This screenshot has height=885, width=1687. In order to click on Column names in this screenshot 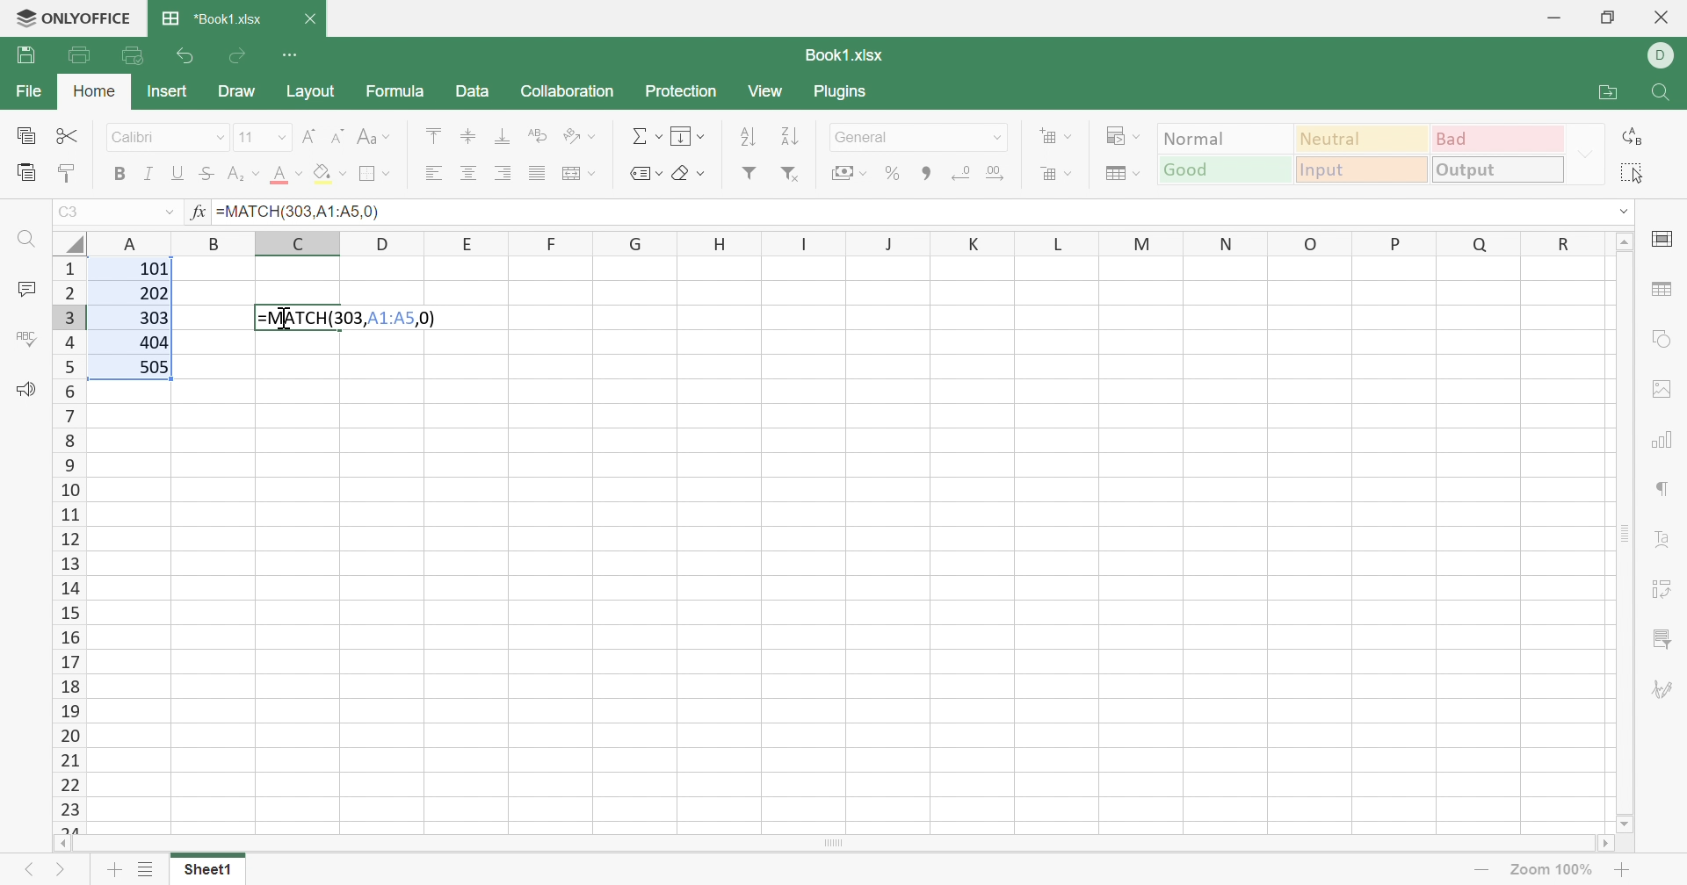, I will do `click(845, 243)`.